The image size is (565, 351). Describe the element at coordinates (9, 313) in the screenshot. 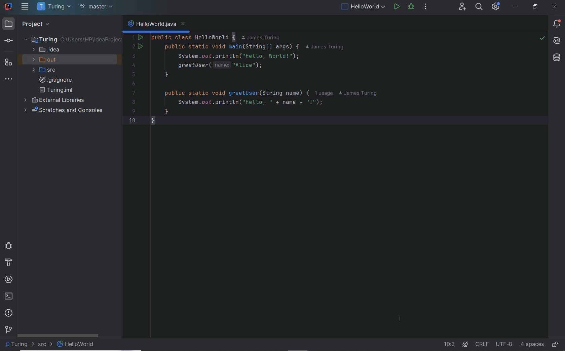

I see `problems` at that location.